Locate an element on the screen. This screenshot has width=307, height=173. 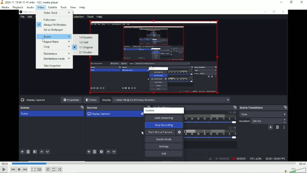
Volume is located at coordinates (294, 170).